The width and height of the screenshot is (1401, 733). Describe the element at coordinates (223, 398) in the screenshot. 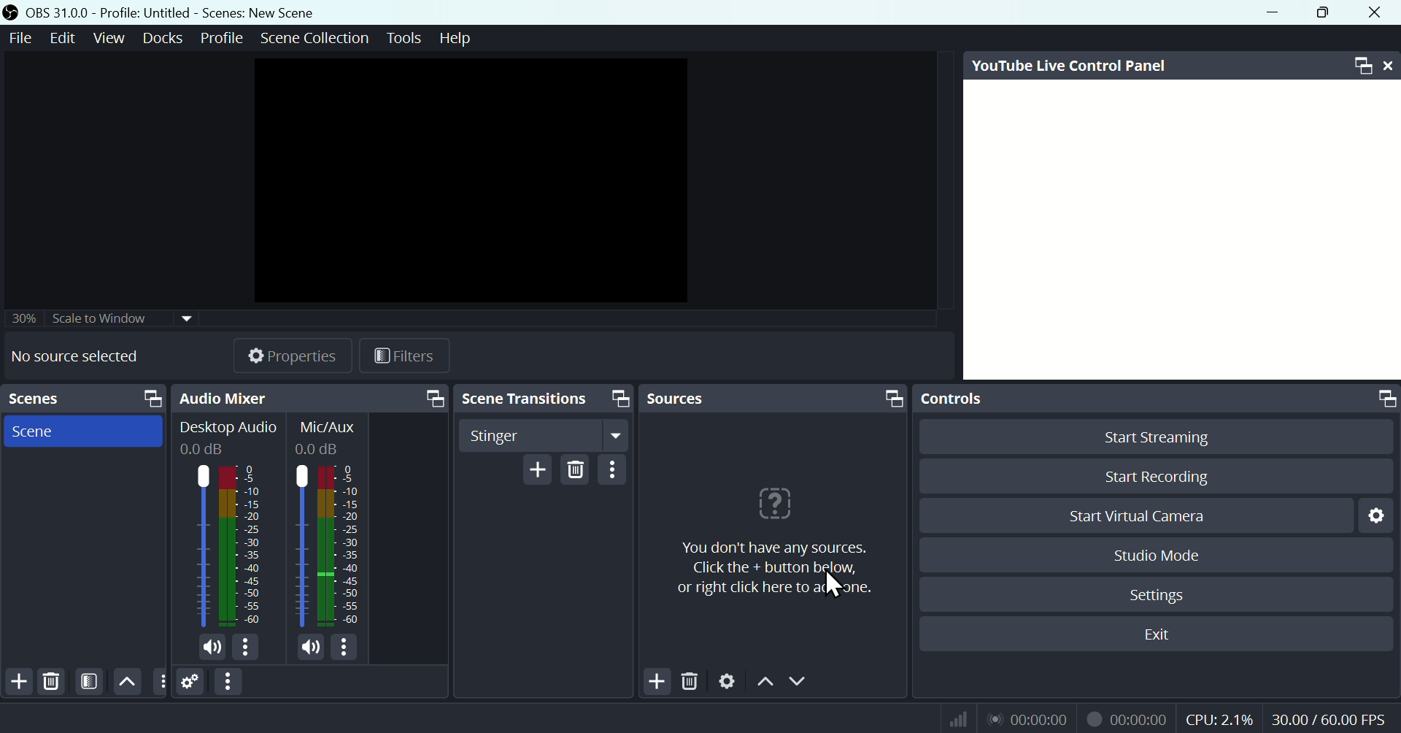

I see `Audio mixer` at that location.